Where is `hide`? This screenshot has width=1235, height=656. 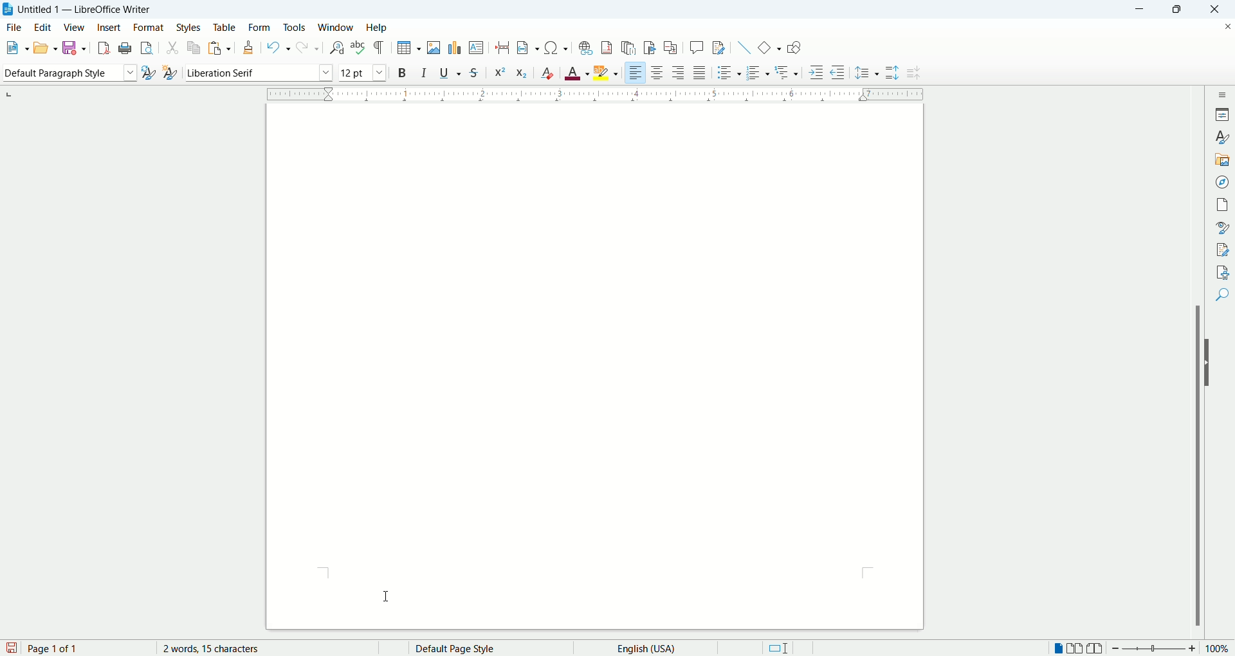
hide is located at coordinates (1211, 363).